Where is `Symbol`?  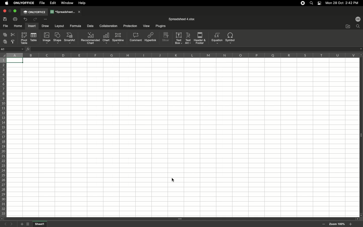 Symbol is located at coordinates (231, 38).